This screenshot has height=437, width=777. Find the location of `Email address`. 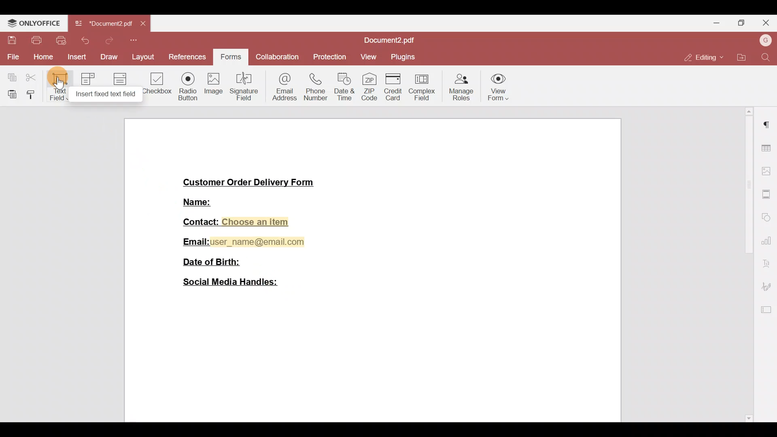

Email address is located at coordinates (281, 88).